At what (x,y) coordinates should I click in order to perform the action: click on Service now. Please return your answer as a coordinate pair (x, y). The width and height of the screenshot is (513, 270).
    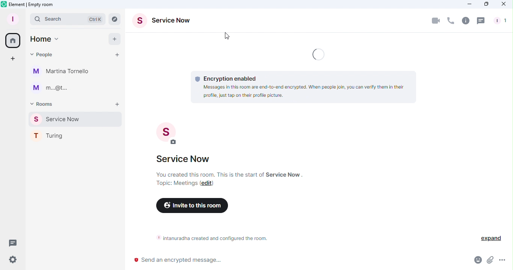
    Looking at the image, I should click on (76, 119).